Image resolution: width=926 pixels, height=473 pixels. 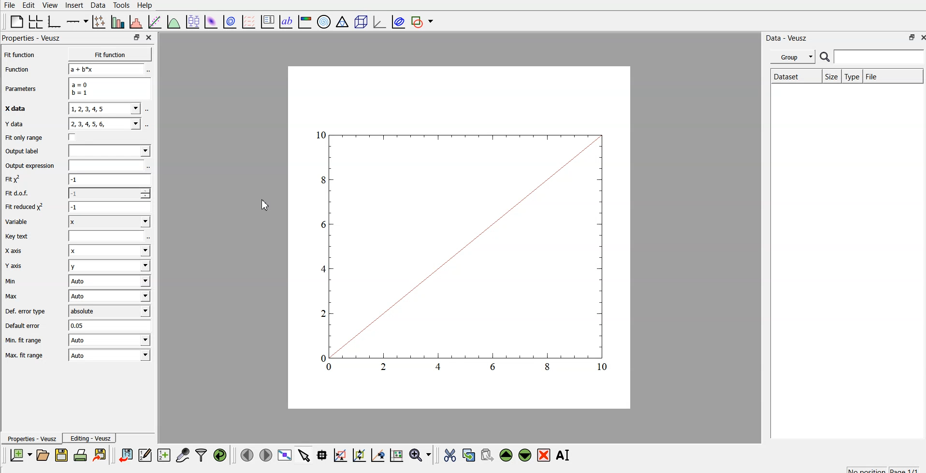 What do you see at coordinates (29, 138) in the screenshot?
I see `Fit only range` at bounding box center [29, 138].